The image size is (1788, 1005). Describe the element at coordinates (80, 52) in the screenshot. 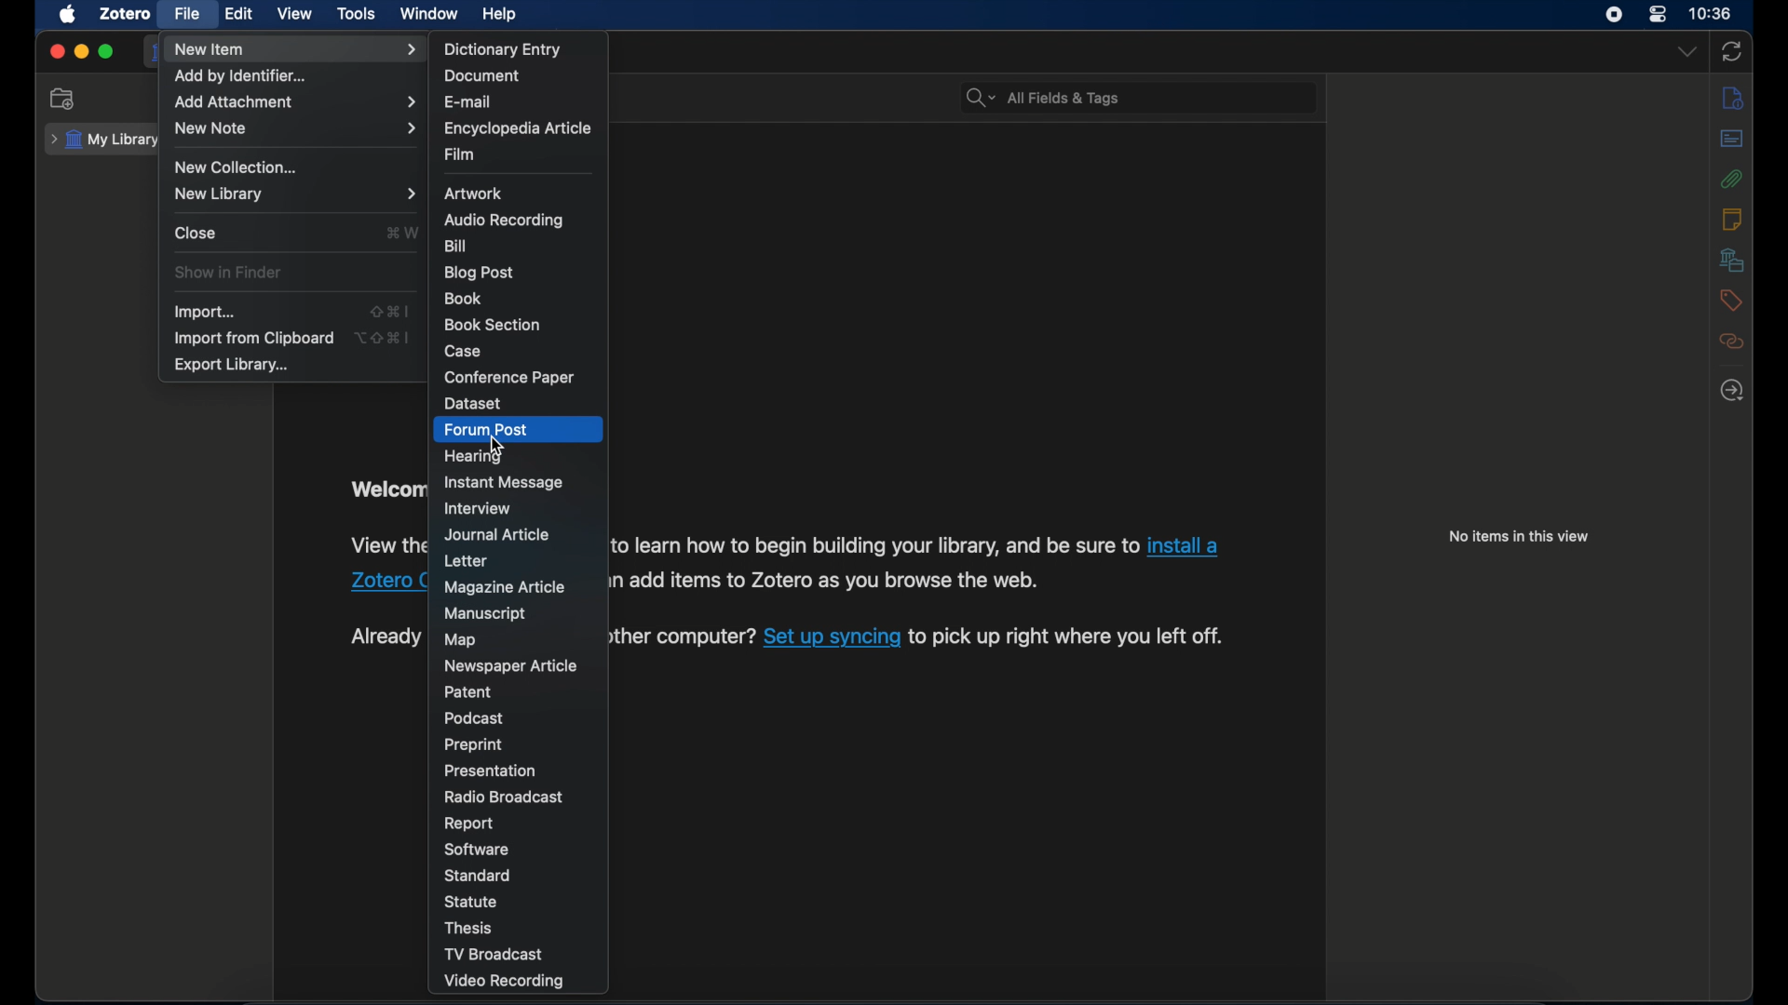

I see `minimize` at that location.